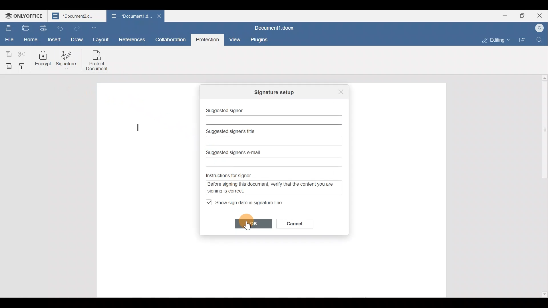  What do you see at coordinates (503, 15) in the screenshot?
I see `Minimize` at bounding box center [503, 15].